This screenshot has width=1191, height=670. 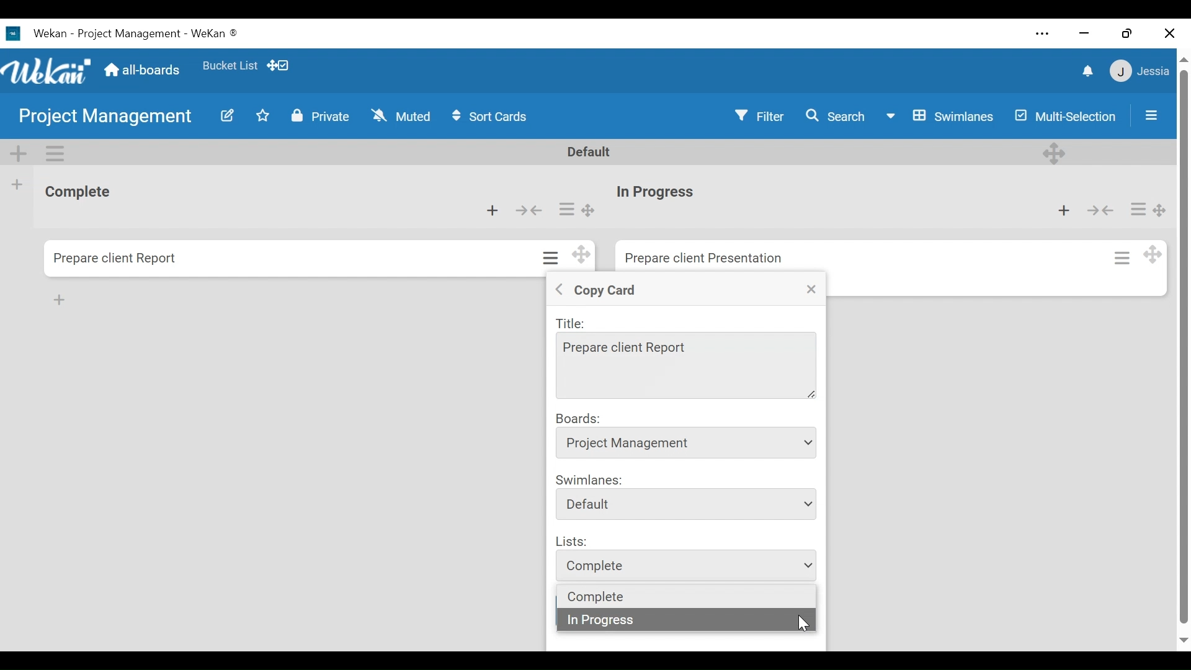 I want to click on Close, so click(x=1171, y=32).